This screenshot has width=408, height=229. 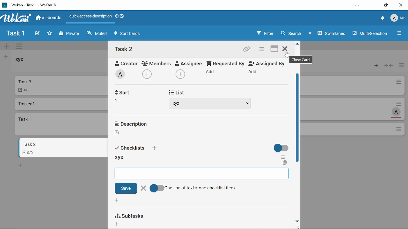 I want to click on Manage card actions, so click(x=402, y=66).